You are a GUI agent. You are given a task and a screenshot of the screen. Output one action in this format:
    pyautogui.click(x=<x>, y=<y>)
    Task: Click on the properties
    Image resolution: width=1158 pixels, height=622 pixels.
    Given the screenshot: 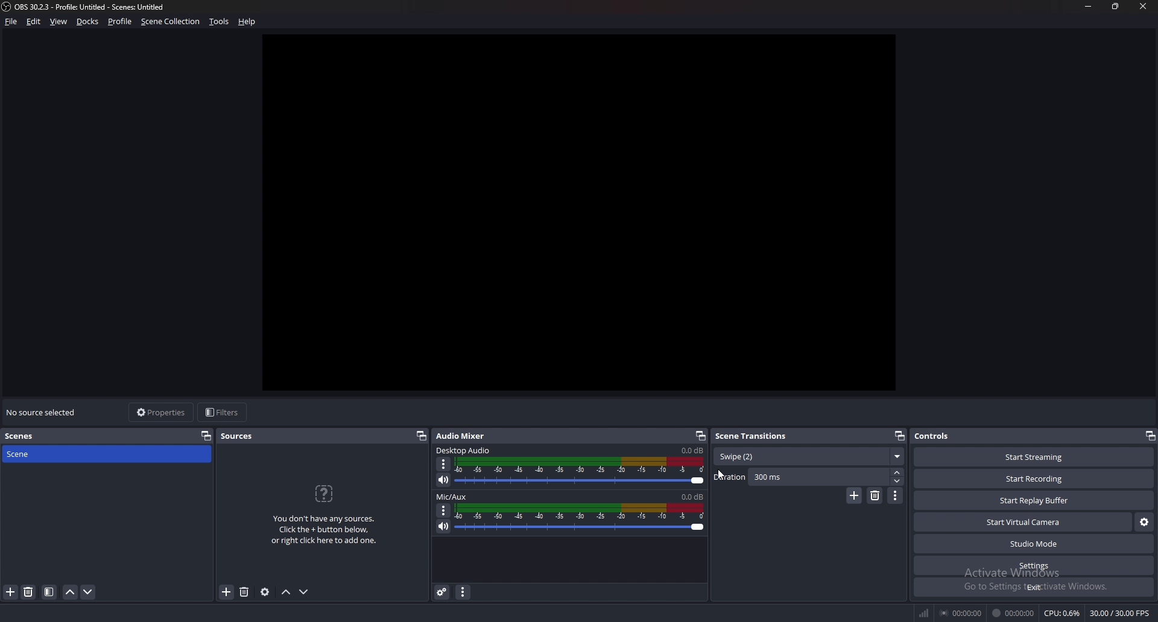 What is the action you would take?
    pyautogui.click(x=162, y=413)
    